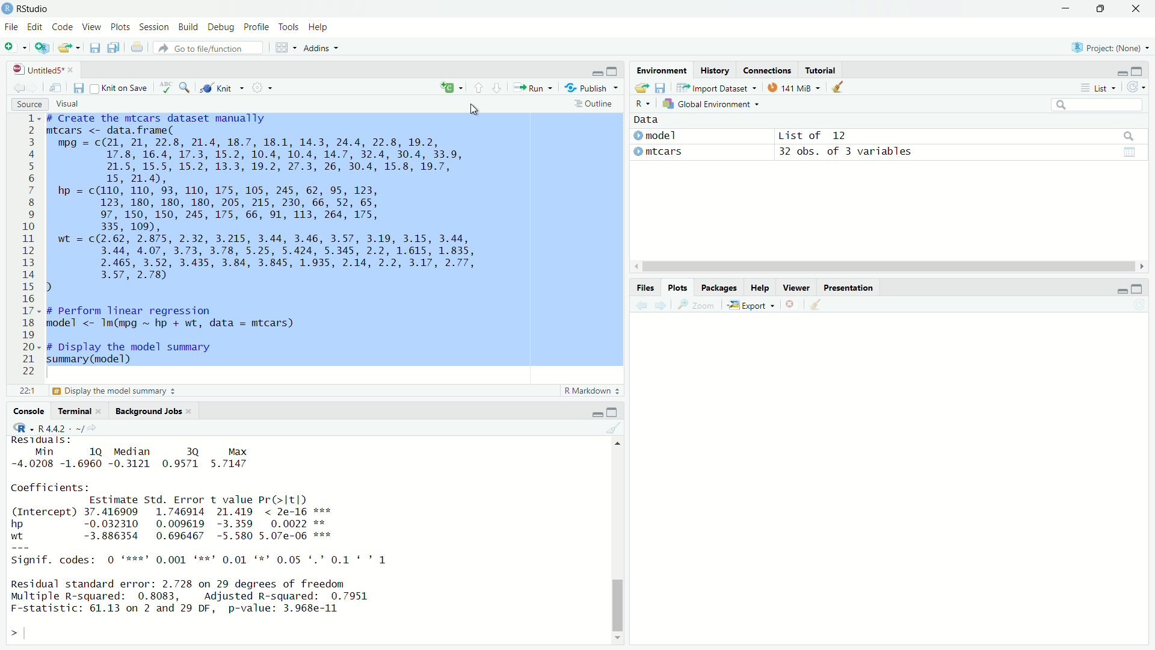 This screenshot has width=1155, height=650. Describe the element at coordinates (28, 412) in the screenshot. I see `Console` at that location.